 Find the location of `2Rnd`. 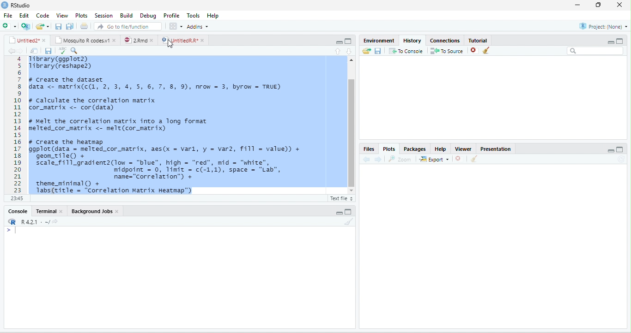

2Rnd is located at coordinates (136, 40).